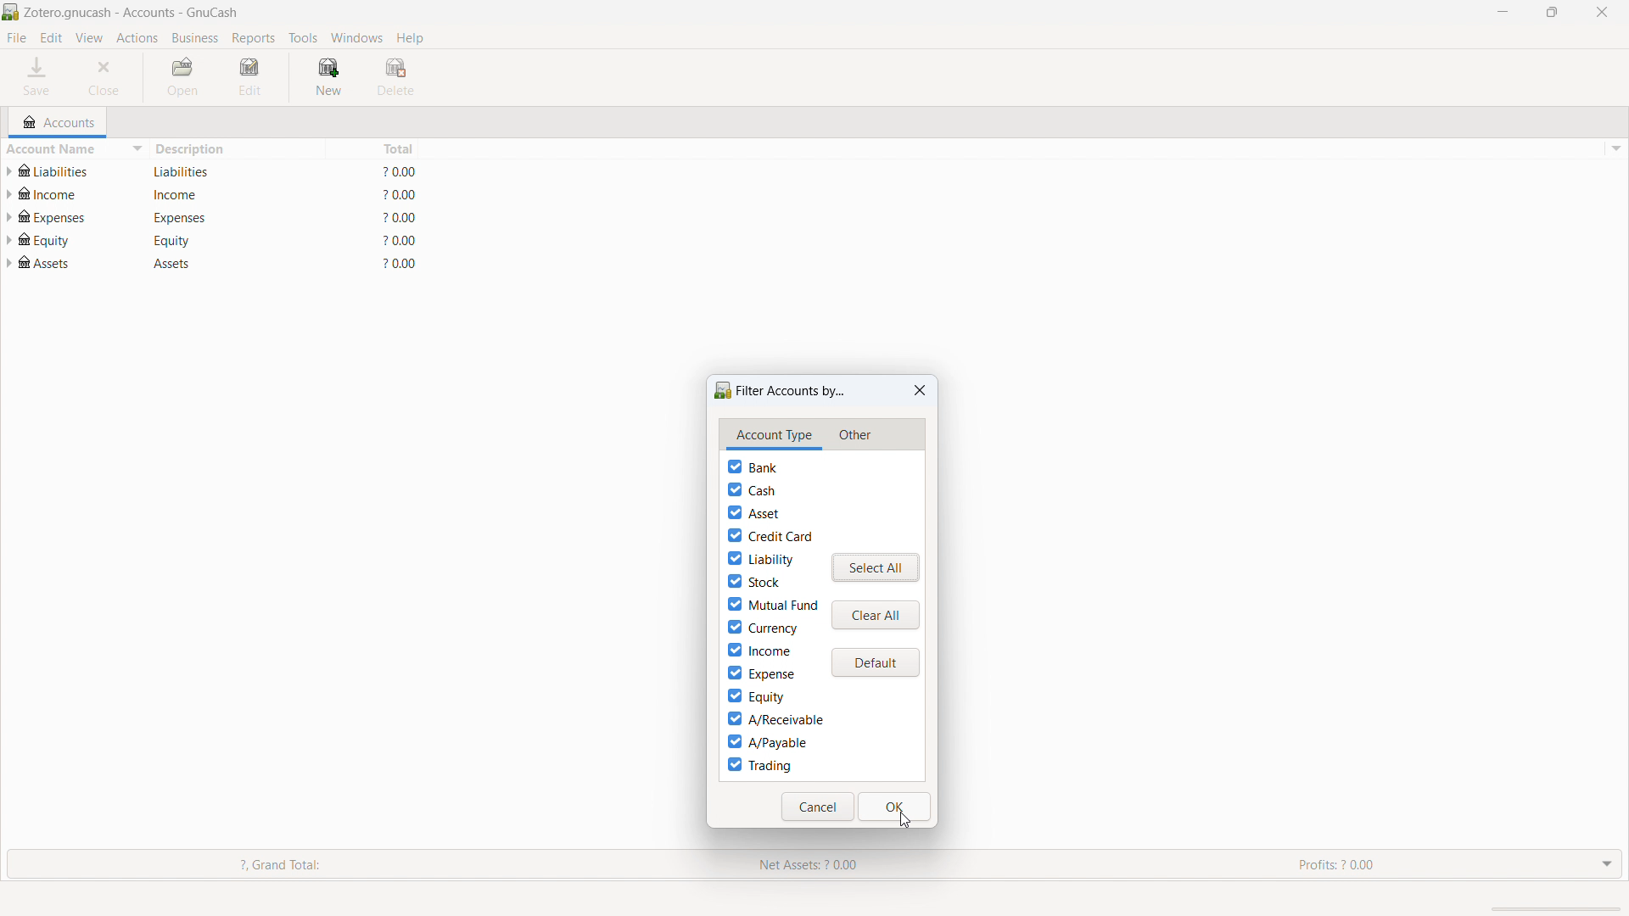 The image size is (1629, 916). Describe the element at coordinates (396, 75) in the screenshot. I see `delete` at that location.